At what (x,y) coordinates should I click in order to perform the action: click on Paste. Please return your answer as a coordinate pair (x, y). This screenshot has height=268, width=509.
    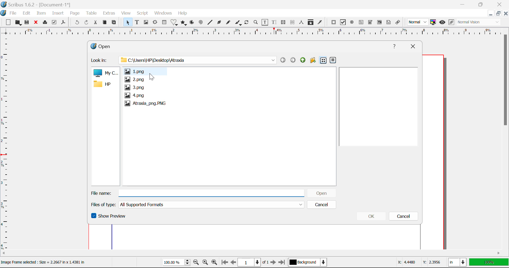
    Looking at the image, I should click on (115, 22).